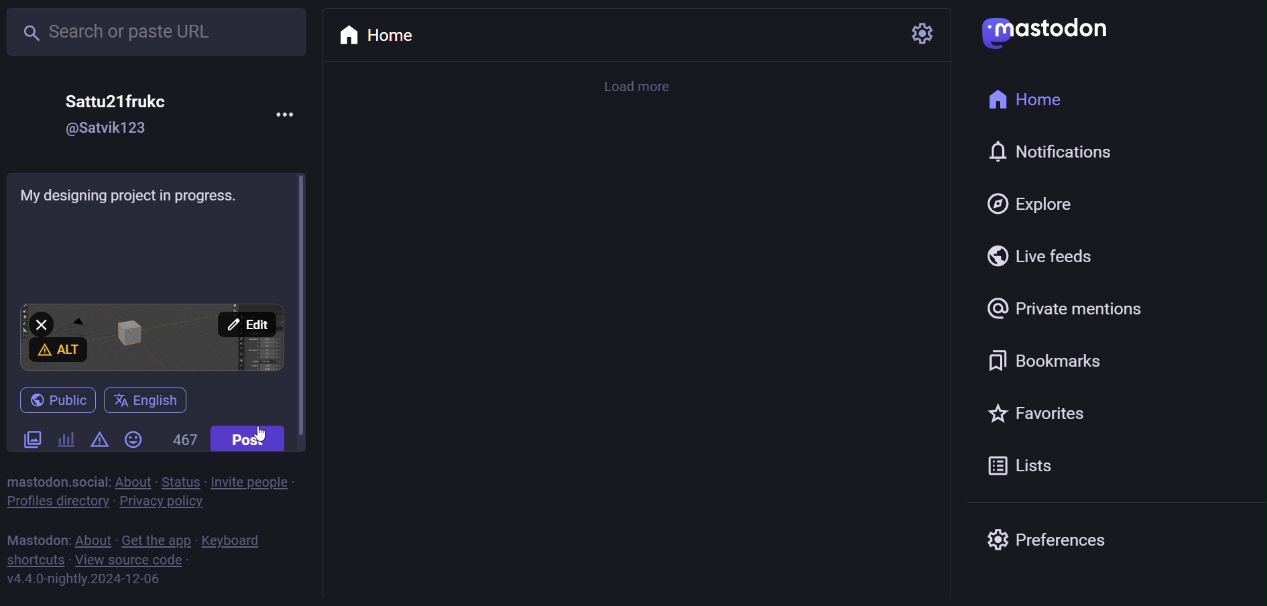 The image size is (1267, 606). What do you see at coordinates (234, 540) in the screenshot?
I see `keyboard` at bounding box center [234, 540].